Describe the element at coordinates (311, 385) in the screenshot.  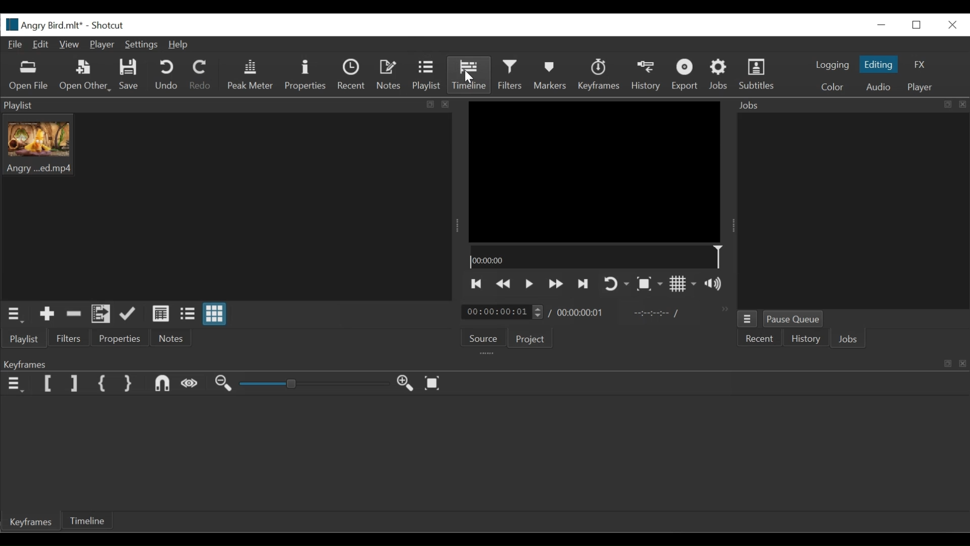
I see `Zoom slider` at that location.